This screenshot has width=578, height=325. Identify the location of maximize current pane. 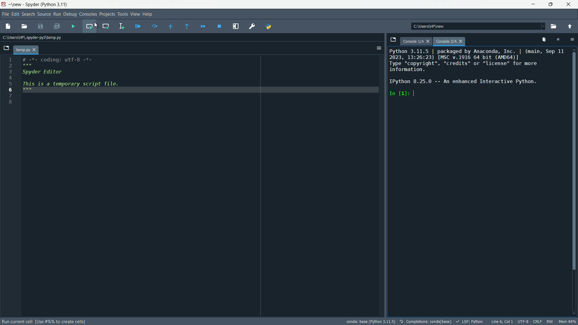
(235, 26).